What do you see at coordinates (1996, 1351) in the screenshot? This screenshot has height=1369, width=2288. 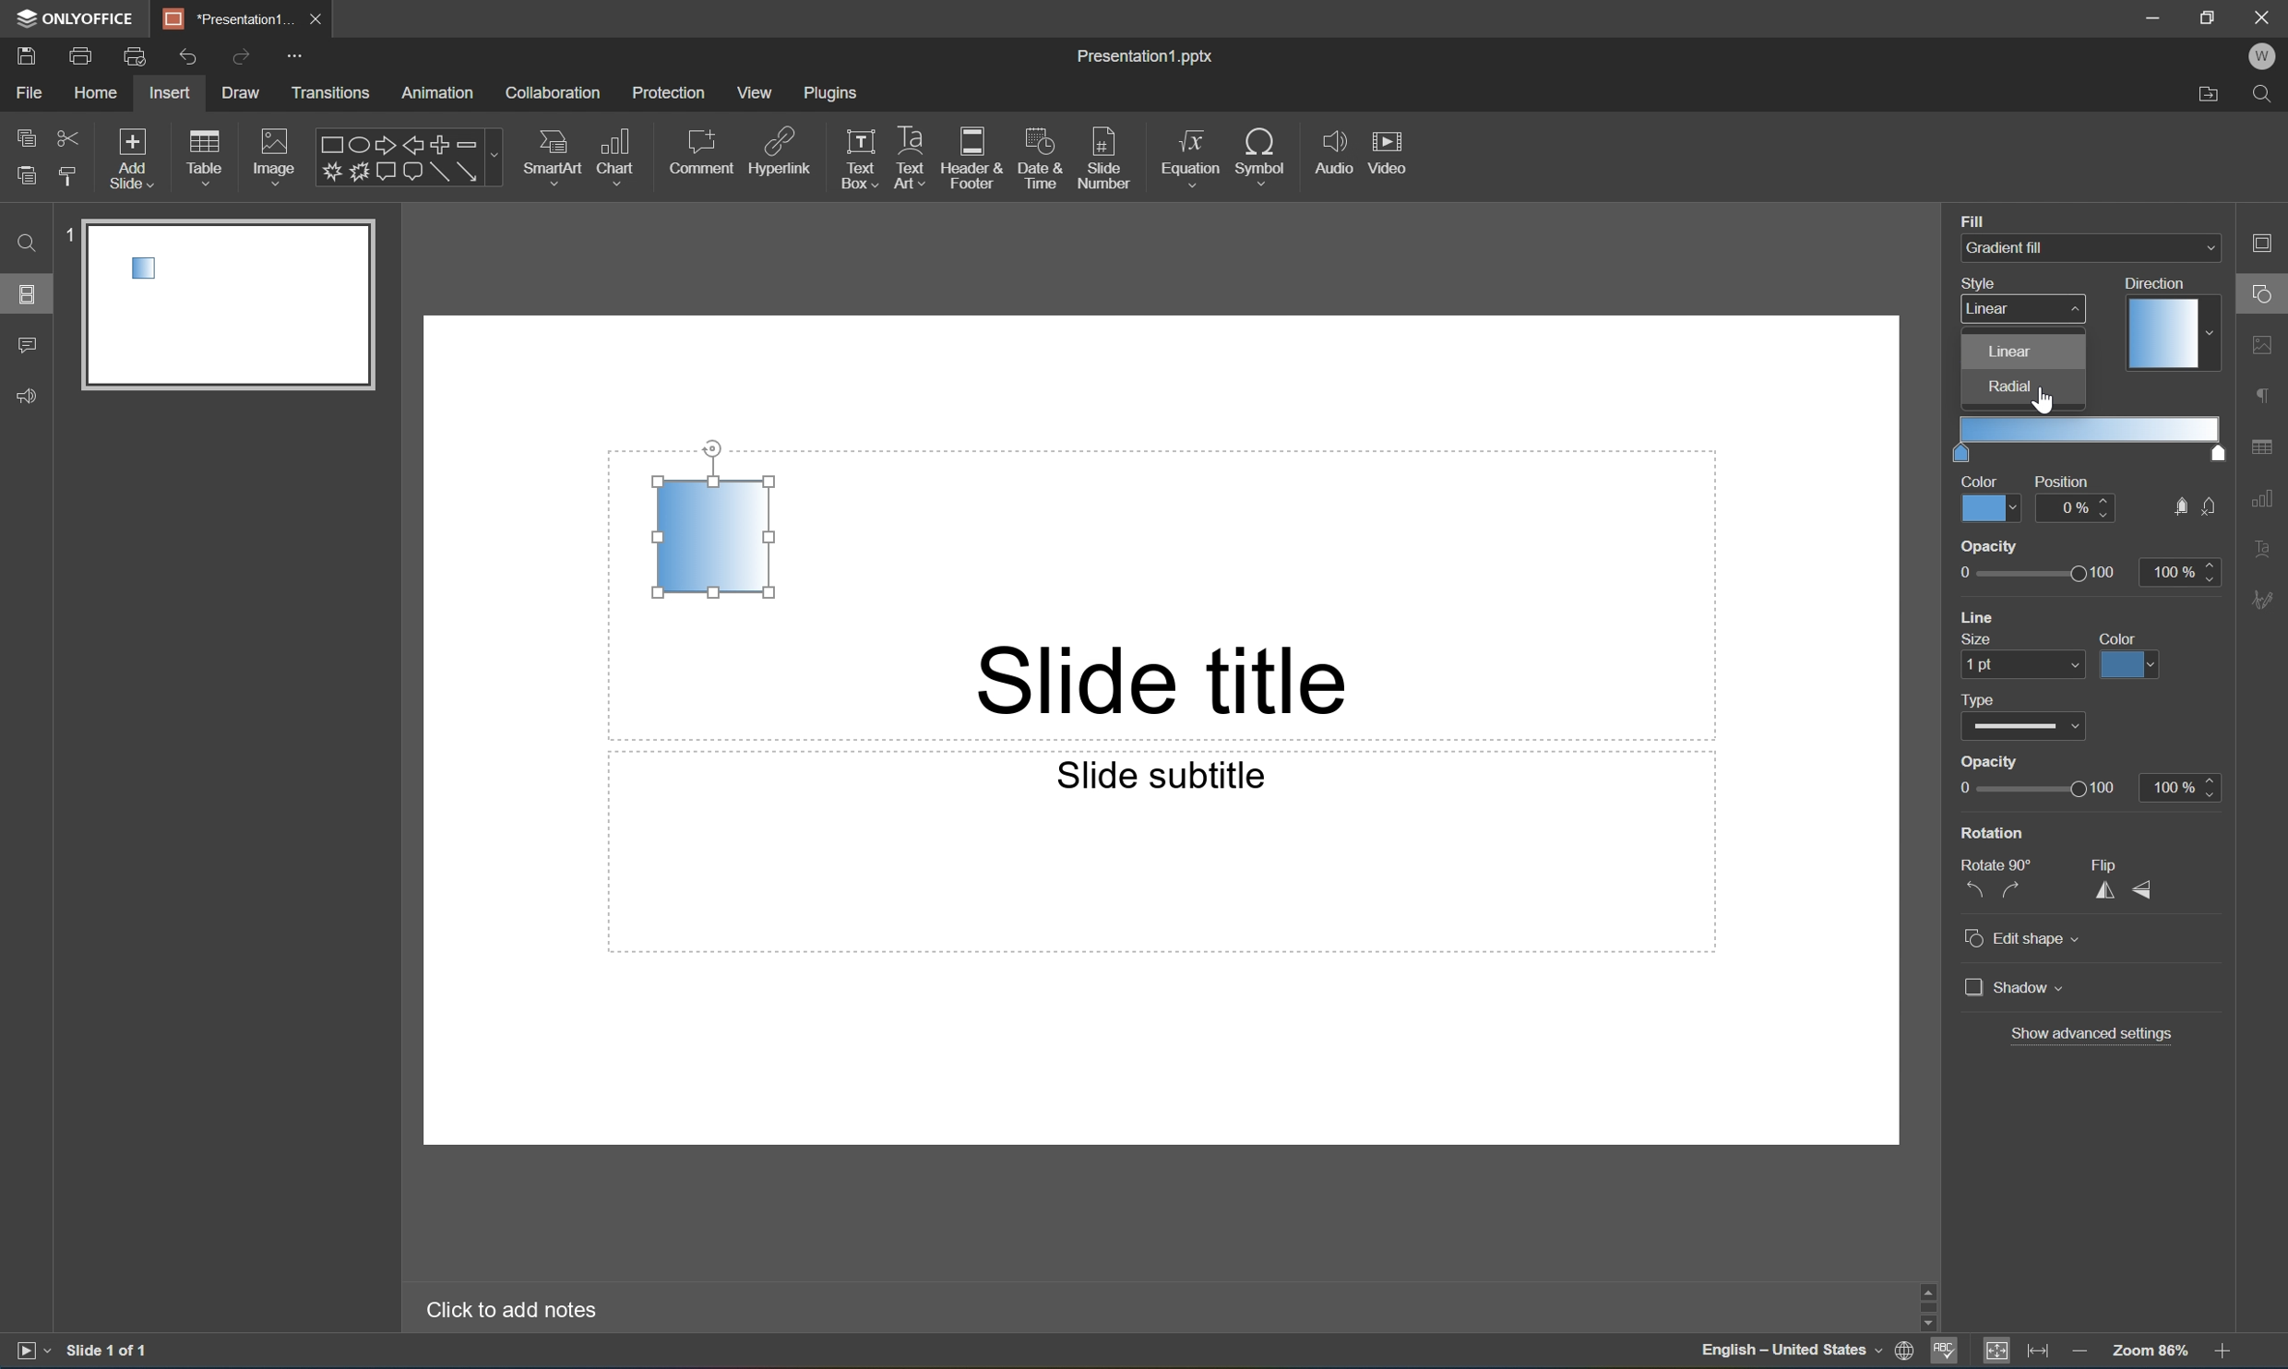 I see `Fit to slide` at bounding box center [1996, 1351].